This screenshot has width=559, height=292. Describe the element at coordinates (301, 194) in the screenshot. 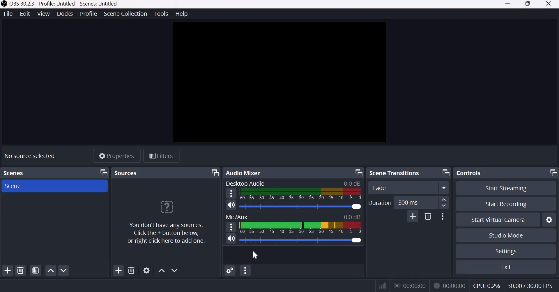

I see `Volume Meter` at that location.